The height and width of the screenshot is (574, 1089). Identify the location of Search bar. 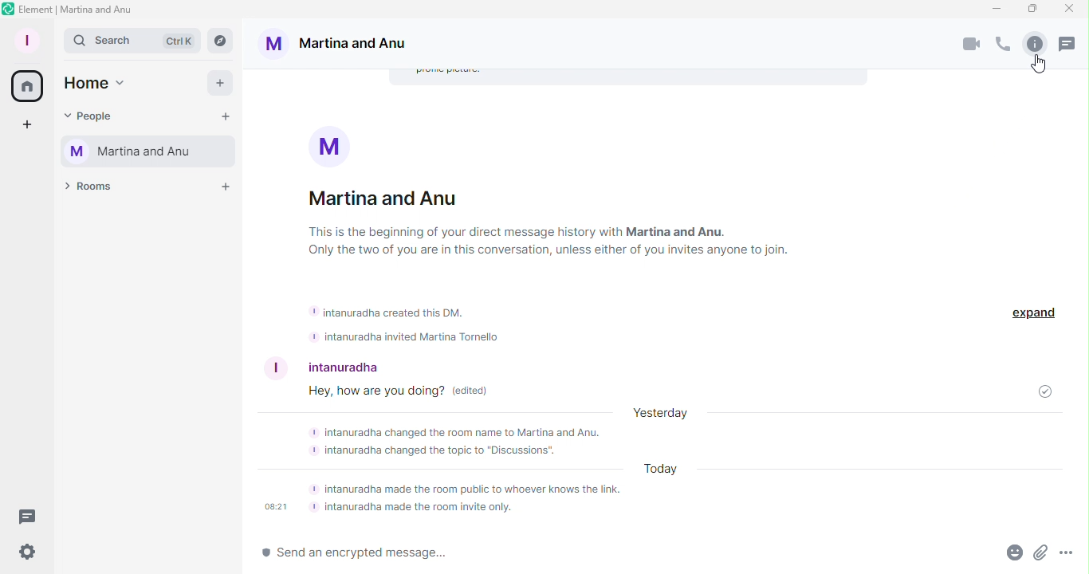
(133, 40).